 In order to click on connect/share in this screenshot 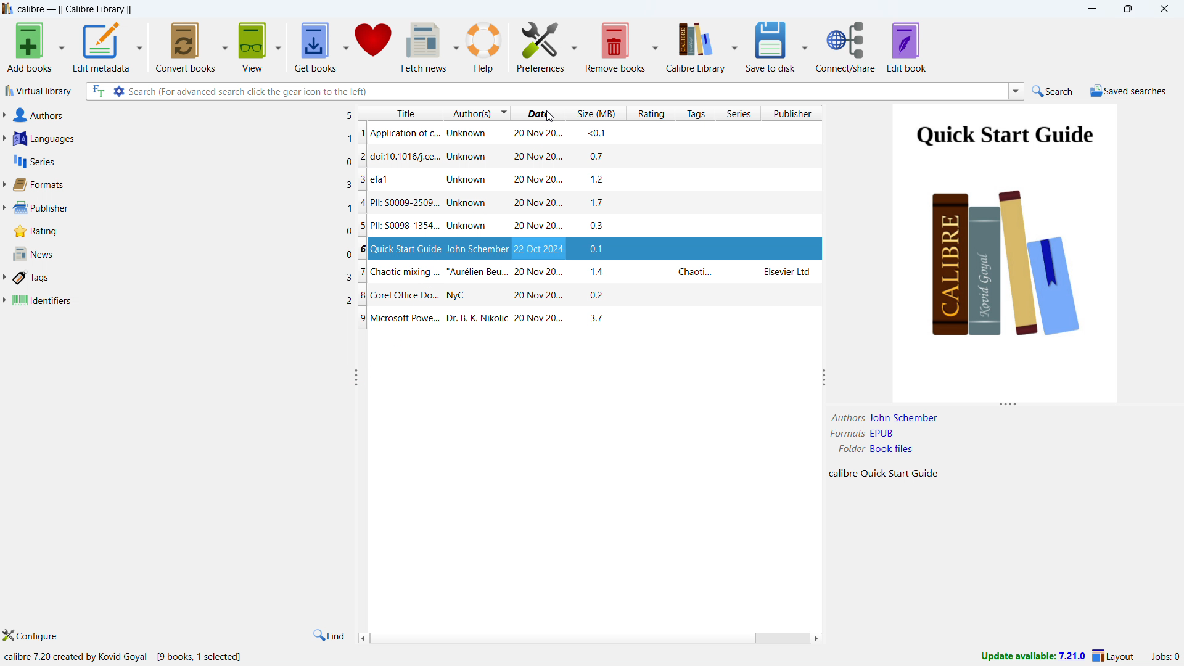, I will do `click(846, 46)`.